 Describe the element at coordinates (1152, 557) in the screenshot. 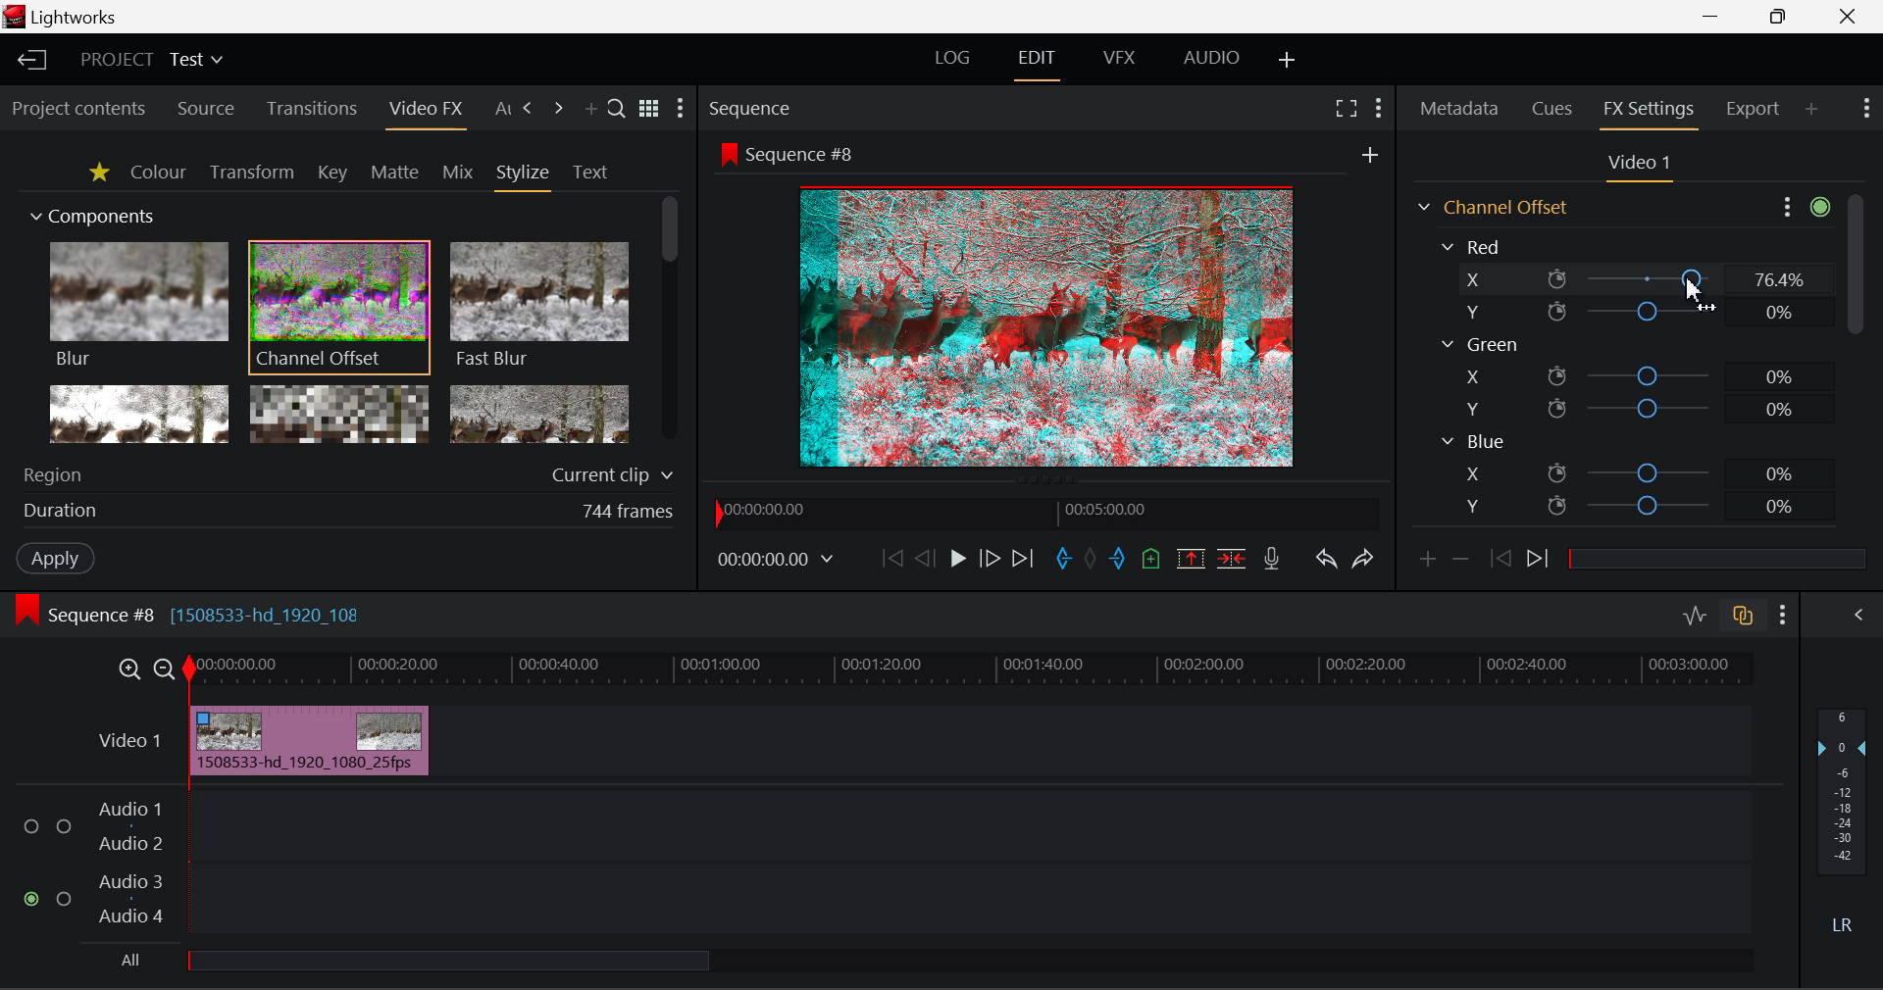

I see `Mark Cue` at that location.